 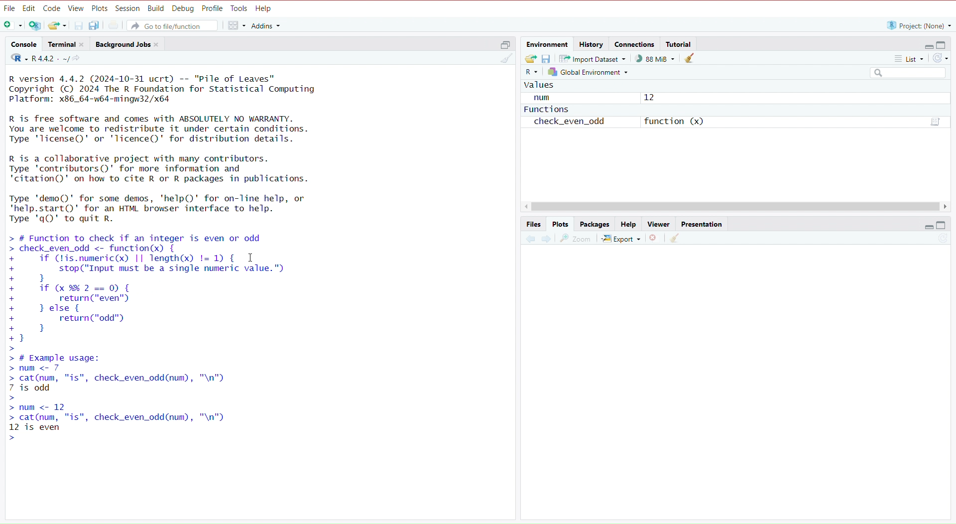 What do you see at coordinates (266, 25) in the screenshot?
I see `addins` at bounding box center [266, 25].